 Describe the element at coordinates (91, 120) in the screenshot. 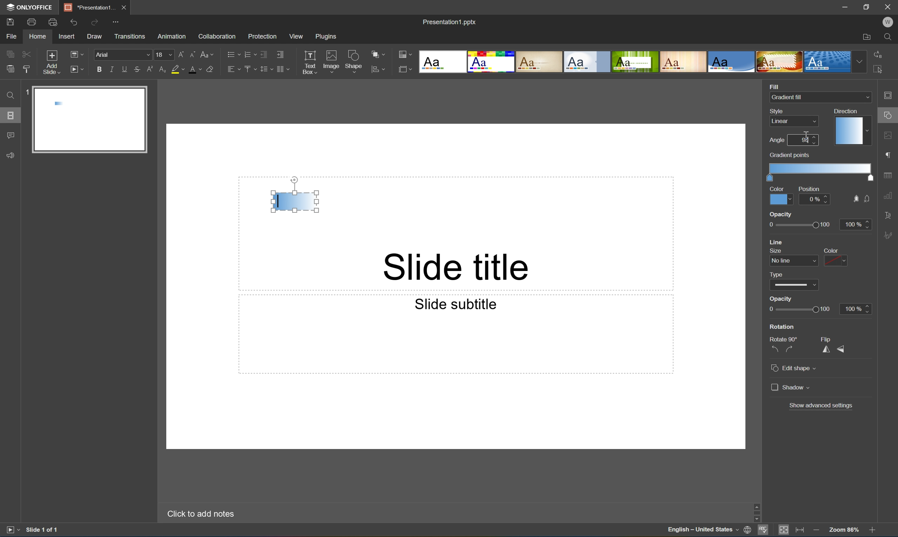

I see `Slide` at that location.